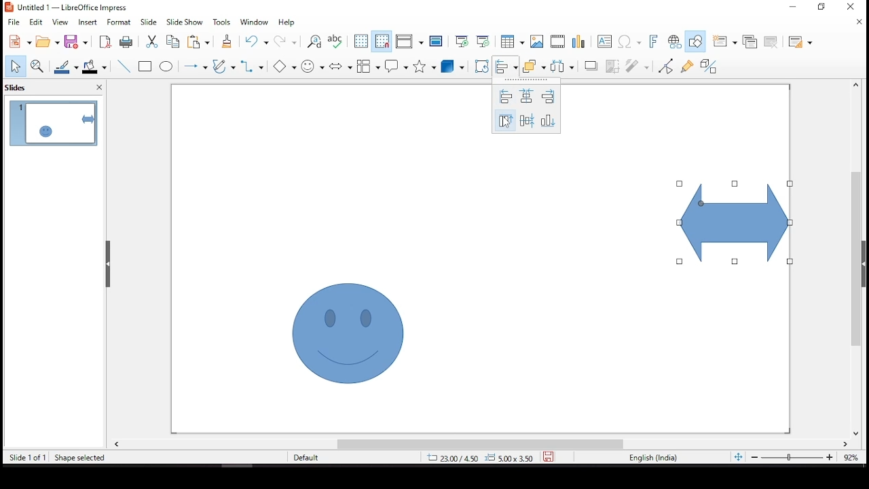 The image size is (869, 489). Describe the element at coordinates (61, 22) in the screenshot. I see `view` at that location.